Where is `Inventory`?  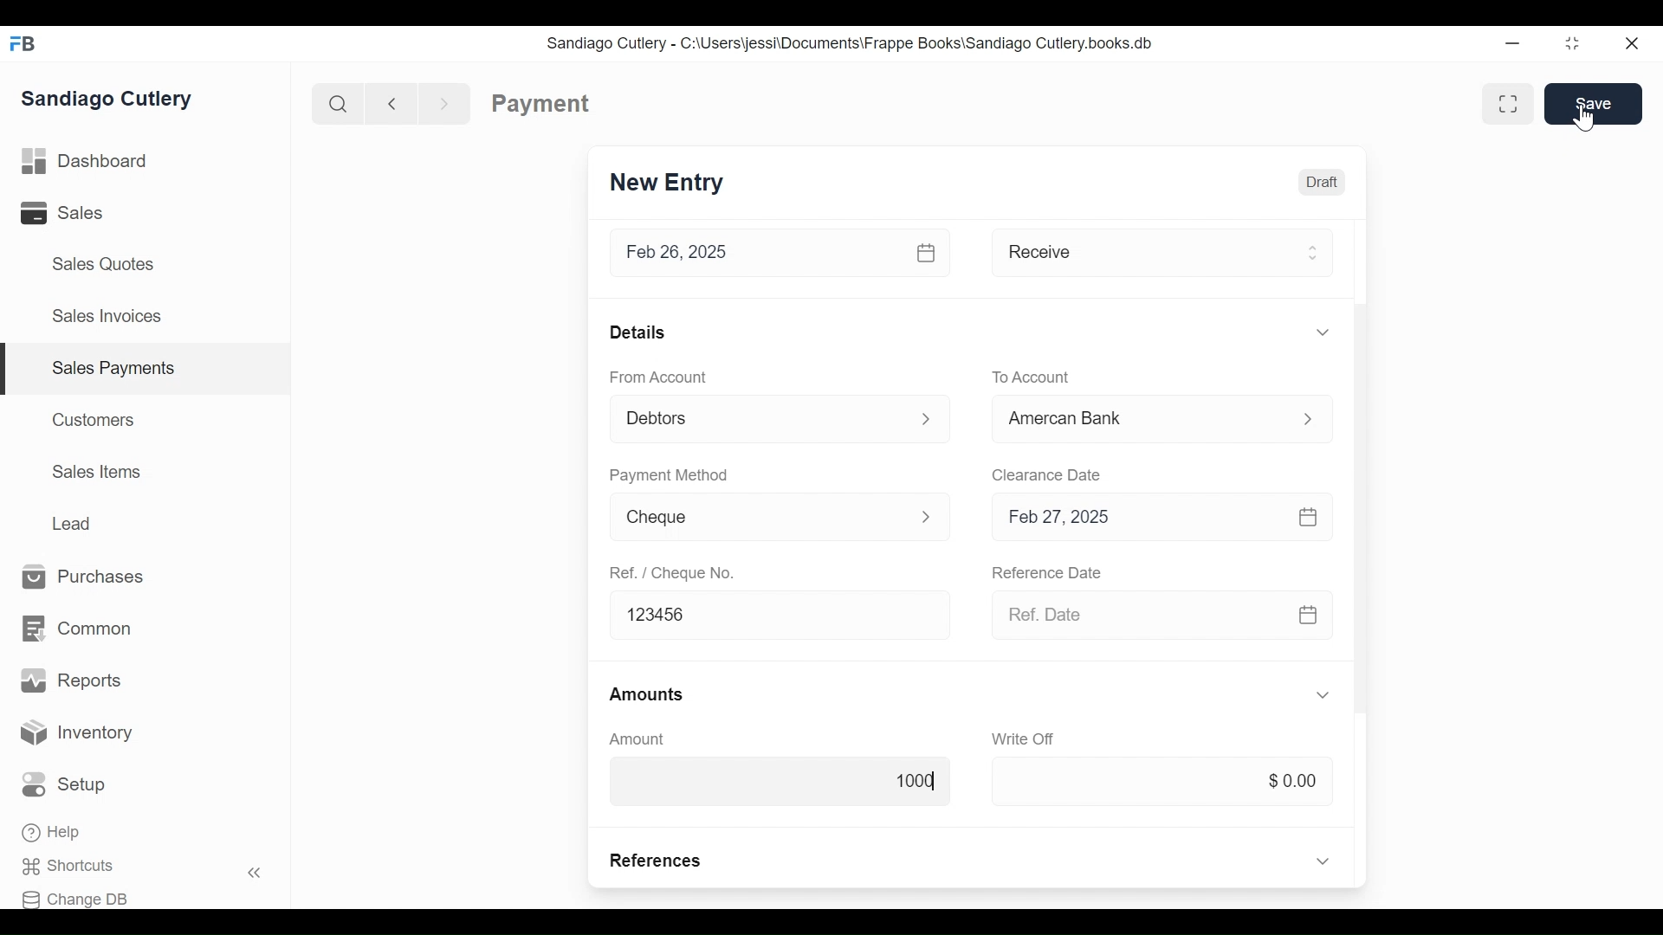
Inventory is located at coordinates (78, 733).